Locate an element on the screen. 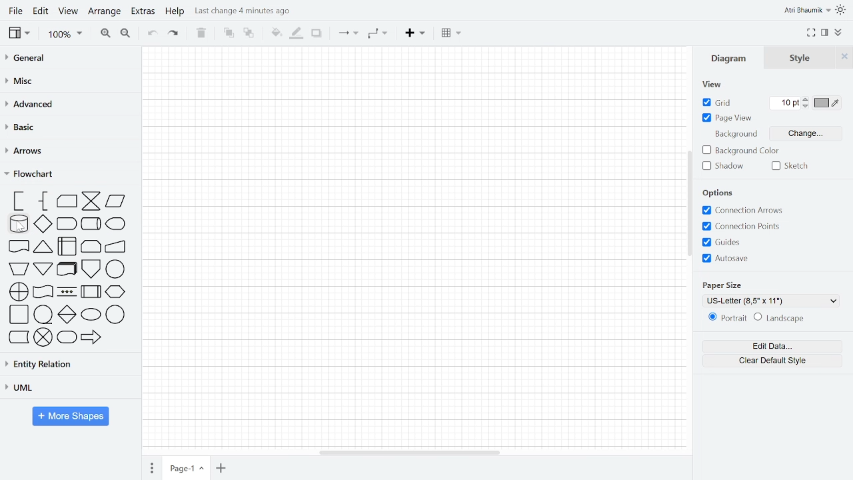 Image resolution: width=853 pixels, height=480 pixels. Guides is located at coordinates (722, 242).